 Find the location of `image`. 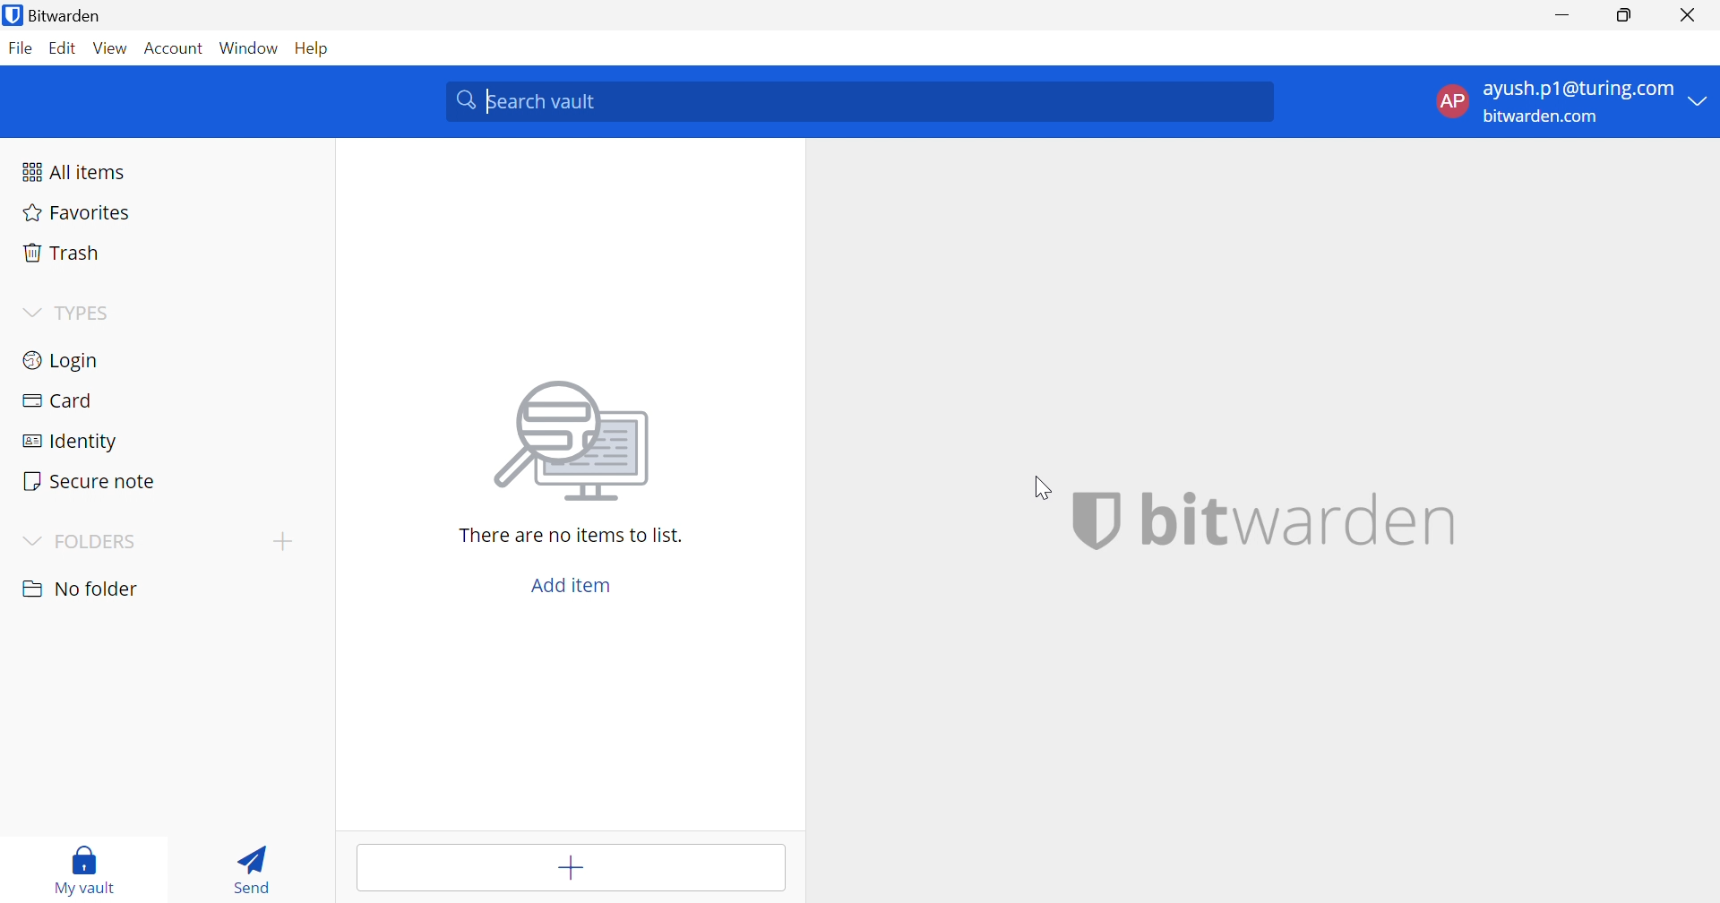

image is located at coordinates (576, 443).